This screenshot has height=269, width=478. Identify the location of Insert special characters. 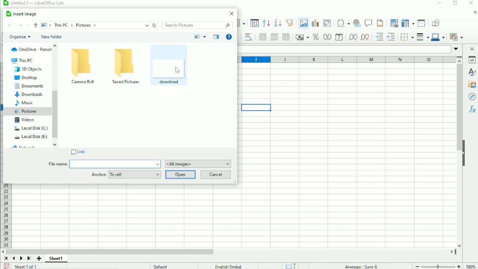
(342, 23).